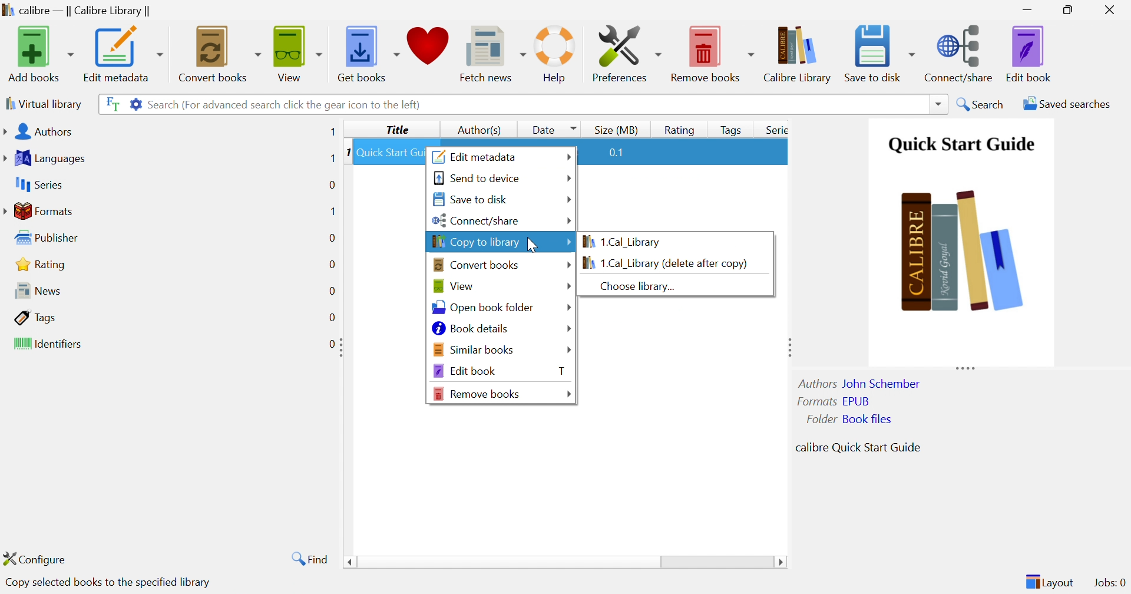  What do you see at coordinates (348, 563) in the screenshot?
I see `Scroll Left` at bounding box center [348, 563].